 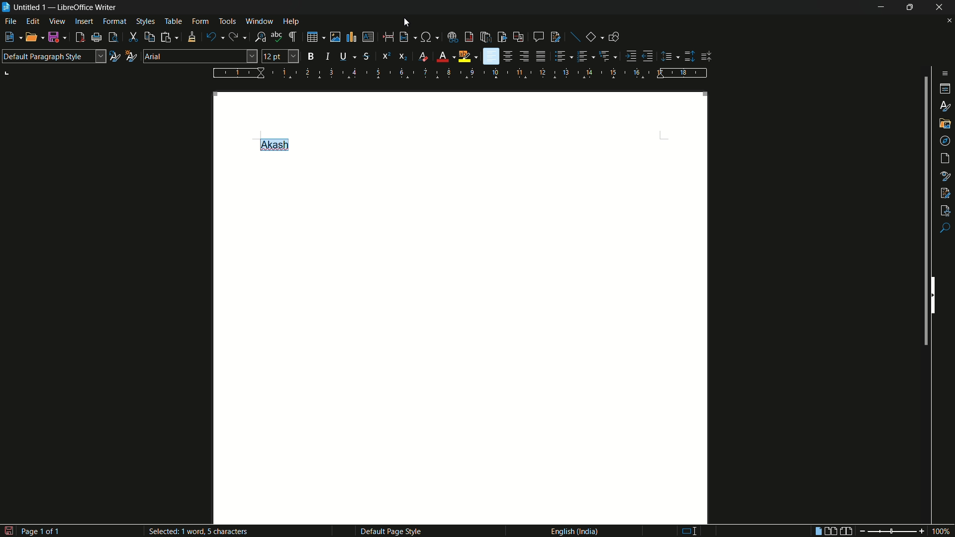 What do you see at coordinates (538, 37) in the screenshot?
I see `insert comment` at bounding box center [538, 37].